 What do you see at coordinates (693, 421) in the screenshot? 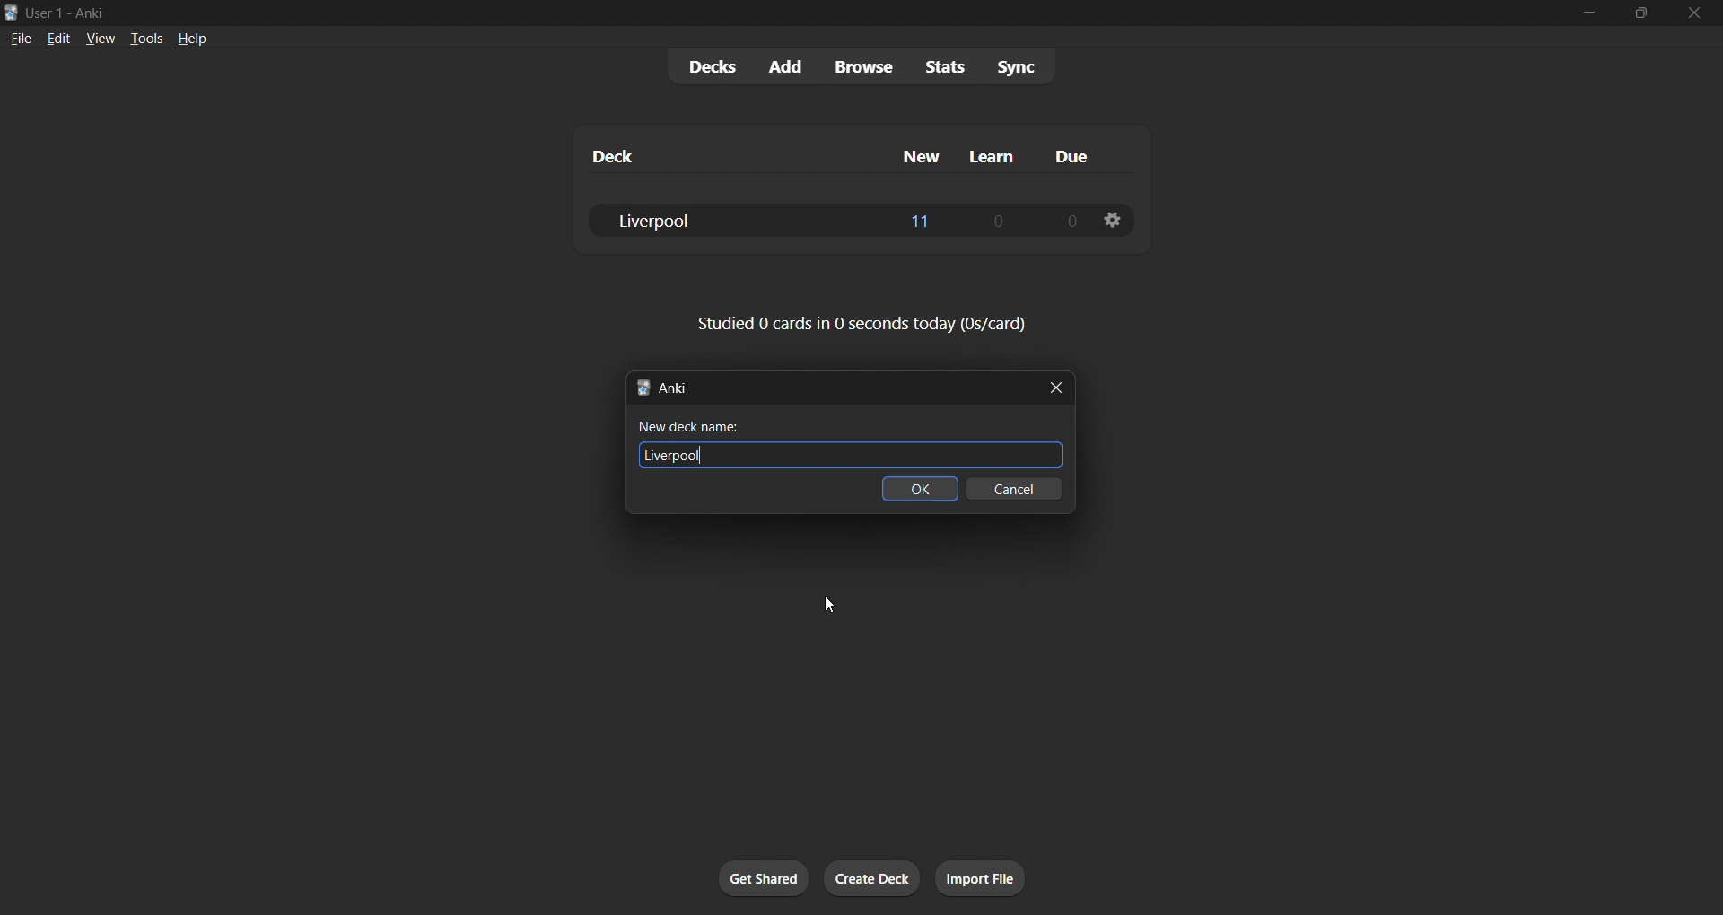
I see `New deck name` at bounding box center [693, 421].